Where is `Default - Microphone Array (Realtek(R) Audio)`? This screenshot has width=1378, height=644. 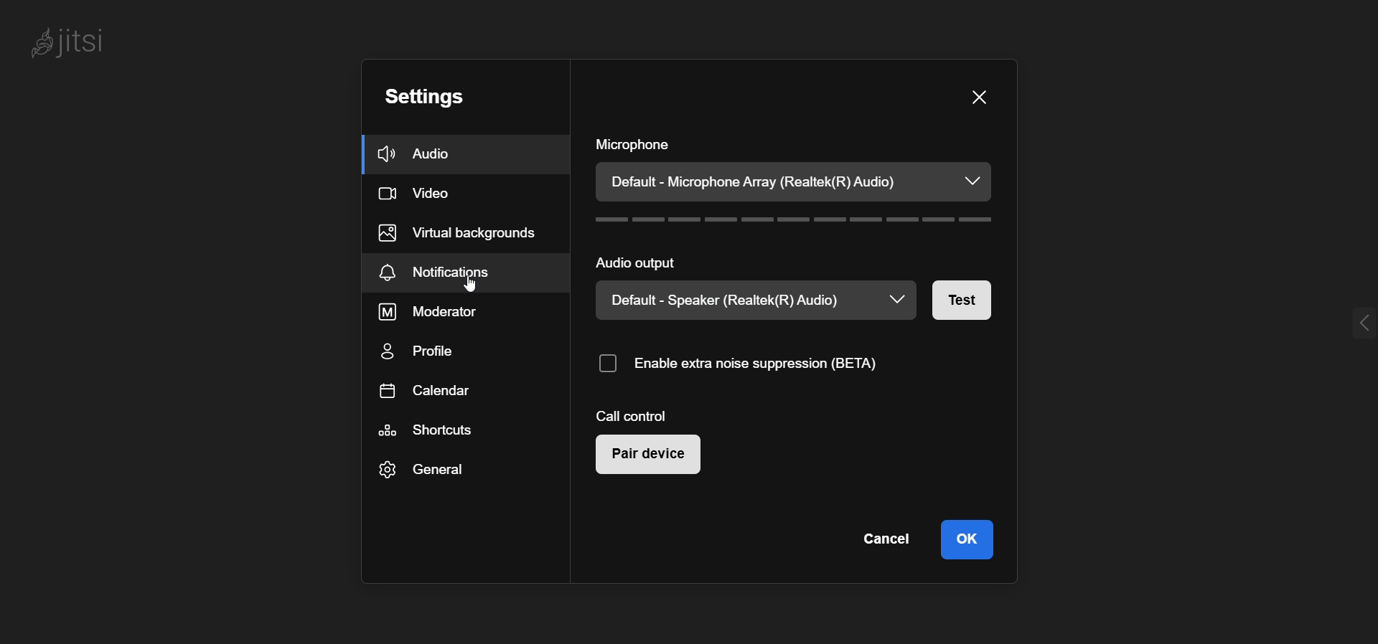 Default - Microphone Array (Realtek(R) Audio) is located at coordinates (754, 181).